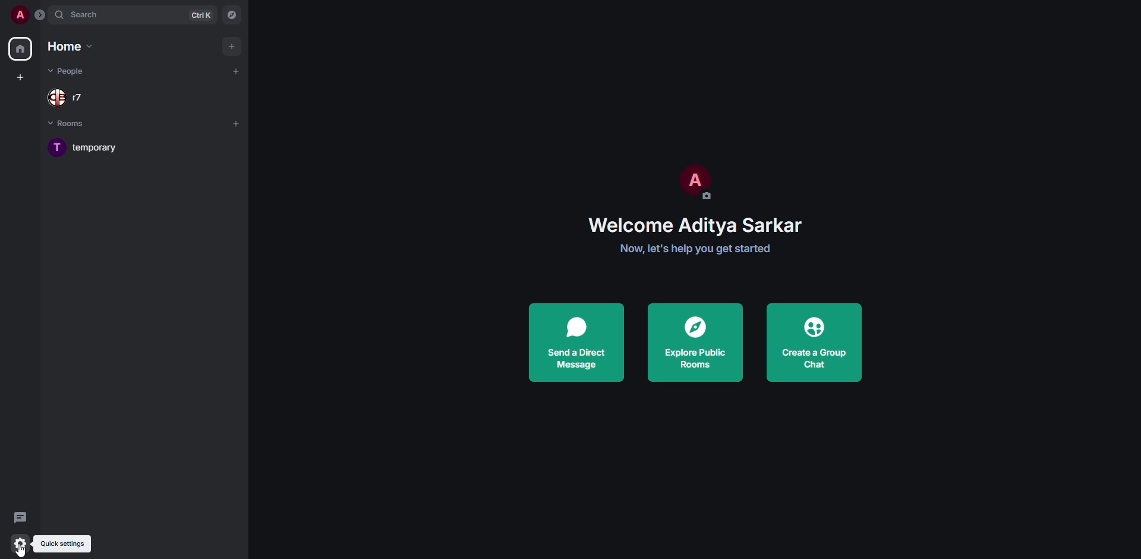 The width and height of the screenshot is (1141, 559). I want to click on room, so click(94, 147).